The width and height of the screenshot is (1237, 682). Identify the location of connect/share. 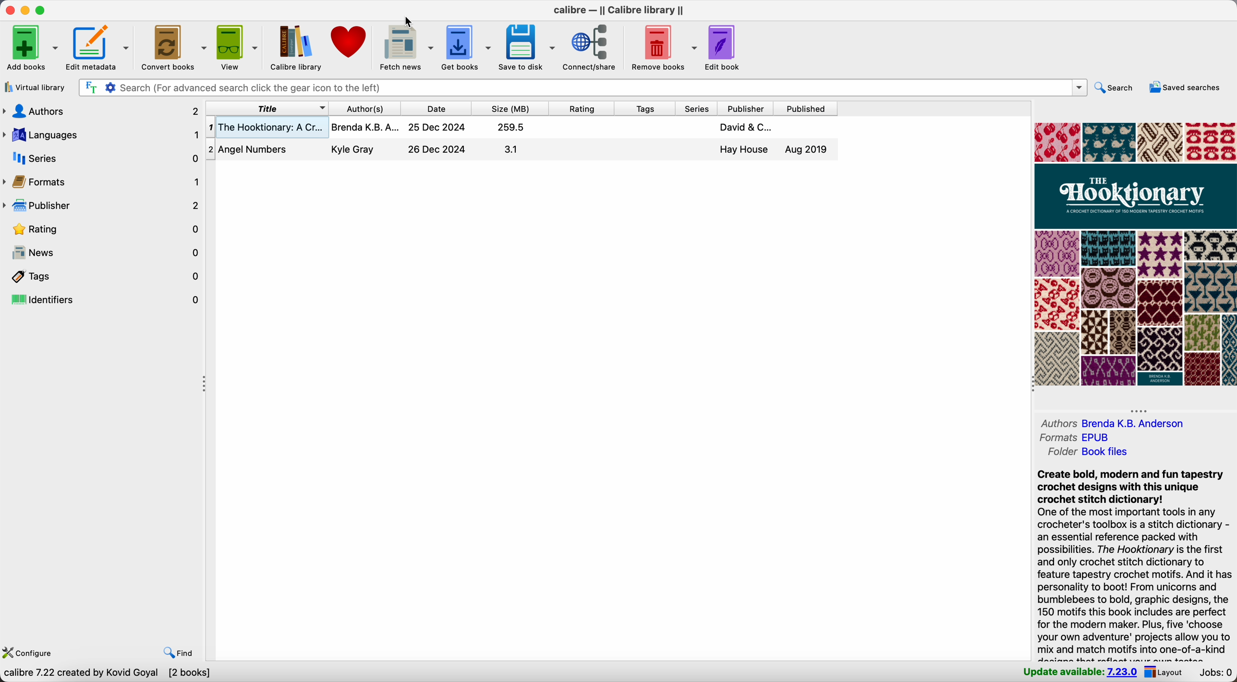
(592, 47).